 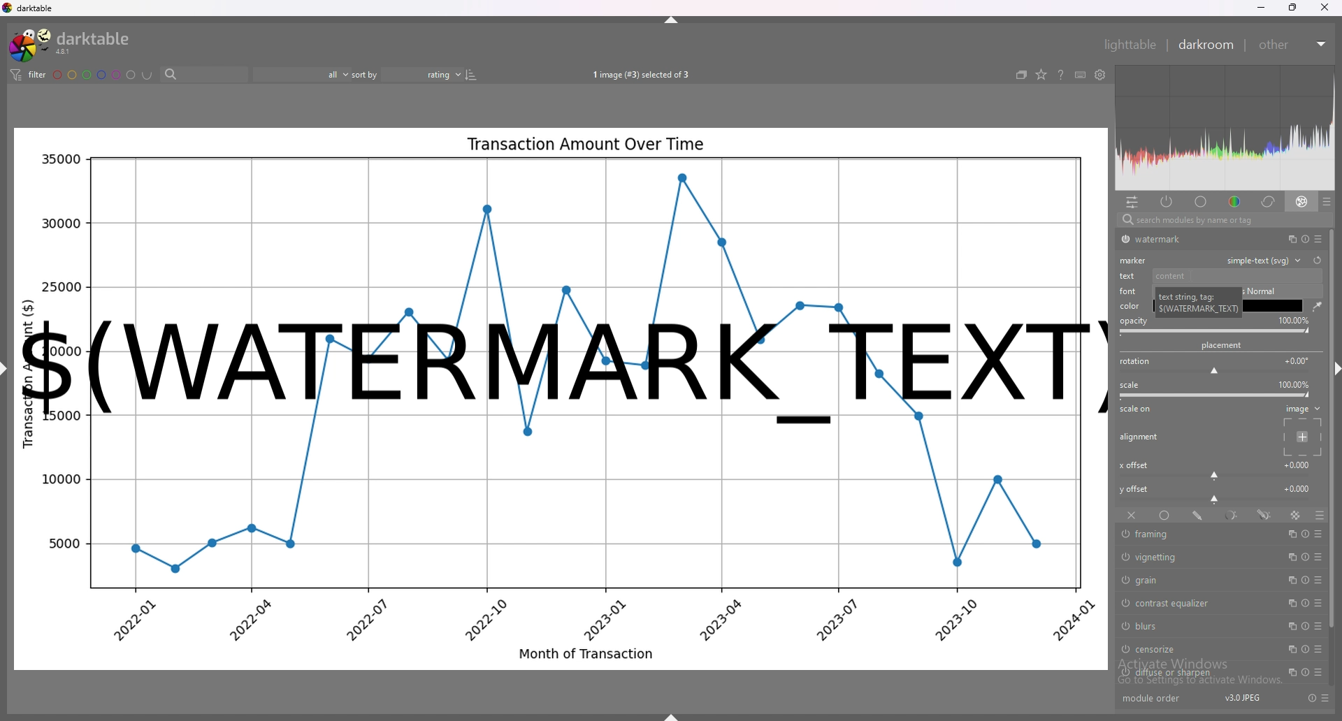 I want to click on black, so click(x=1274, y=306).